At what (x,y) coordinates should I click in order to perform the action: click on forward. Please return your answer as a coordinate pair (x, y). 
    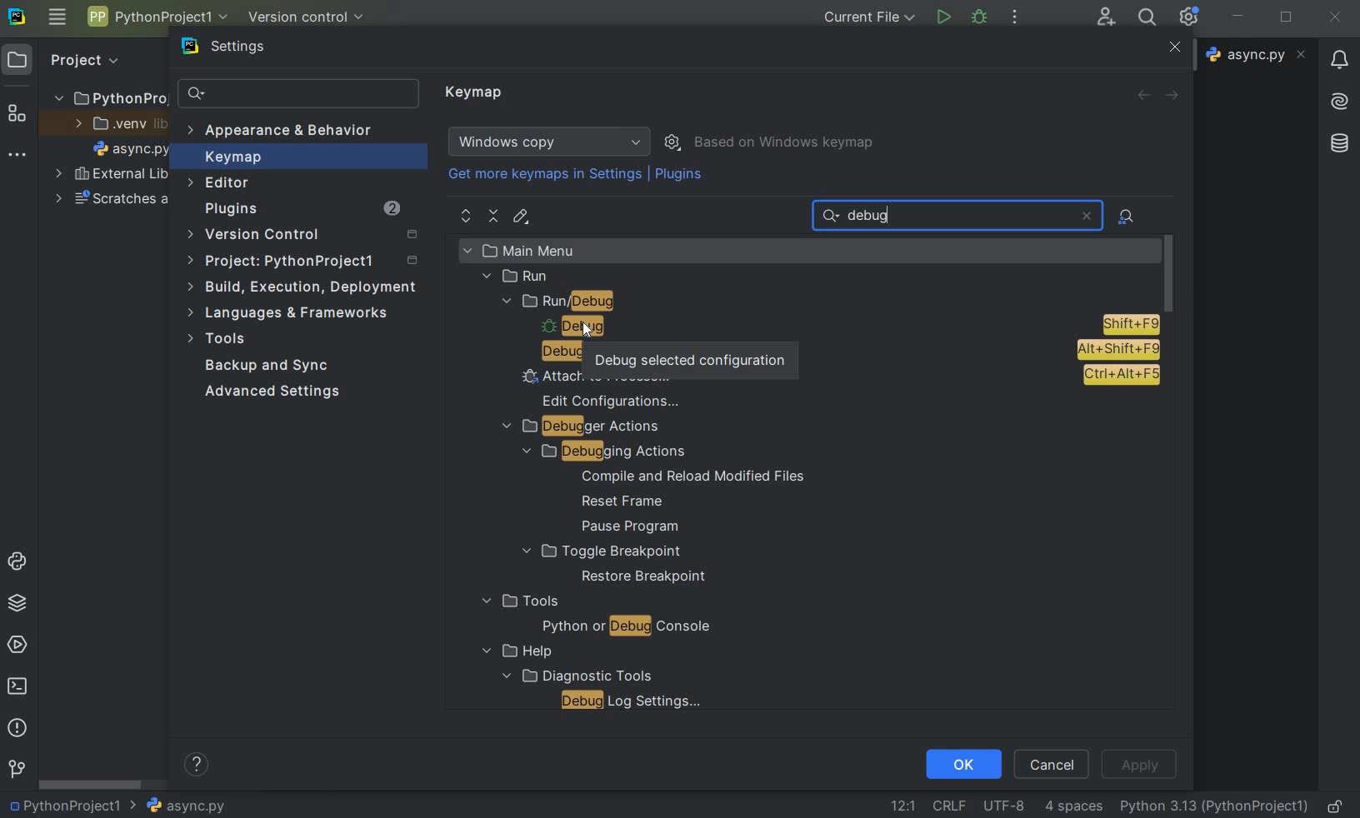
    Looking at the image, I should click on (1175, 96).